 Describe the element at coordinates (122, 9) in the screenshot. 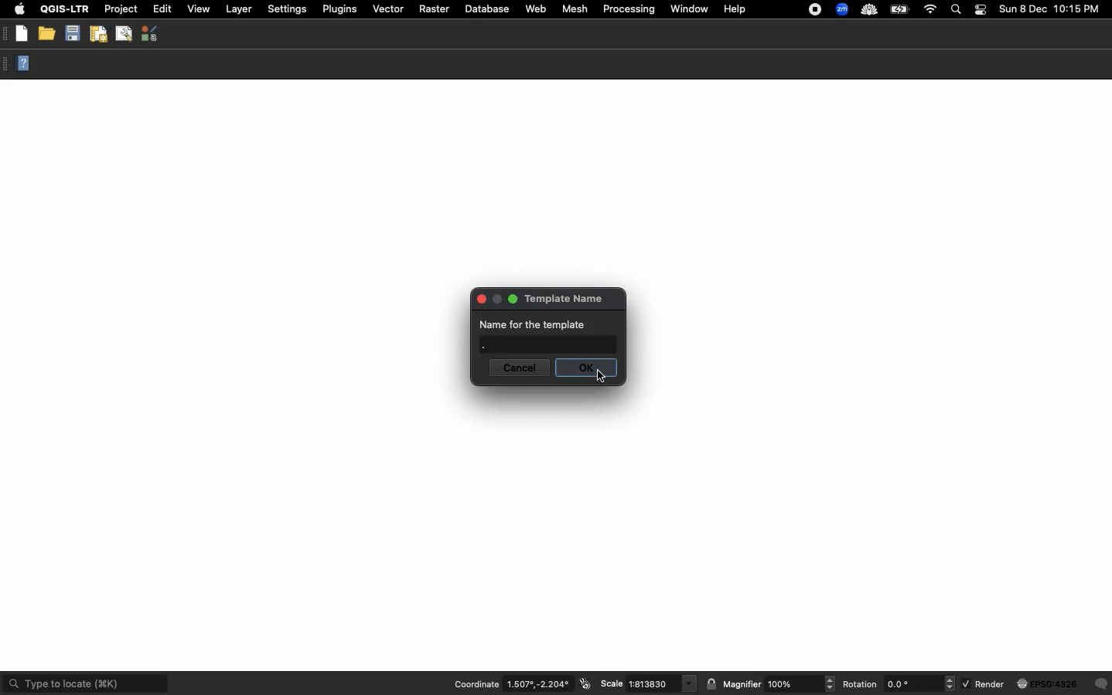

I see `Project` at that location.